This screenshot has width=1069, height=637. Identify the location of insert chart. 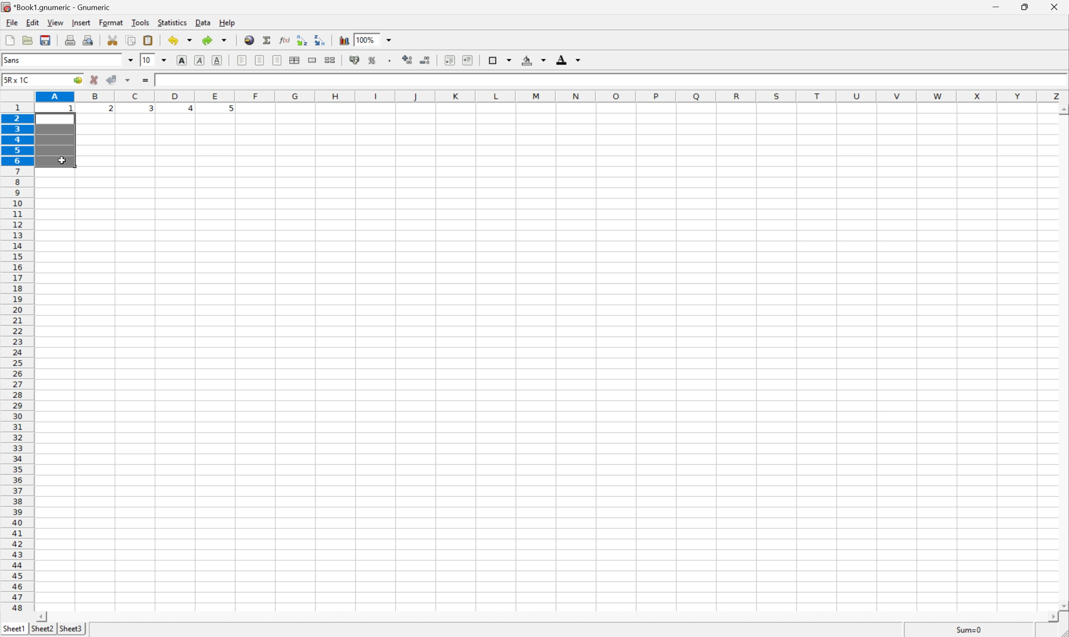
(344, 40).